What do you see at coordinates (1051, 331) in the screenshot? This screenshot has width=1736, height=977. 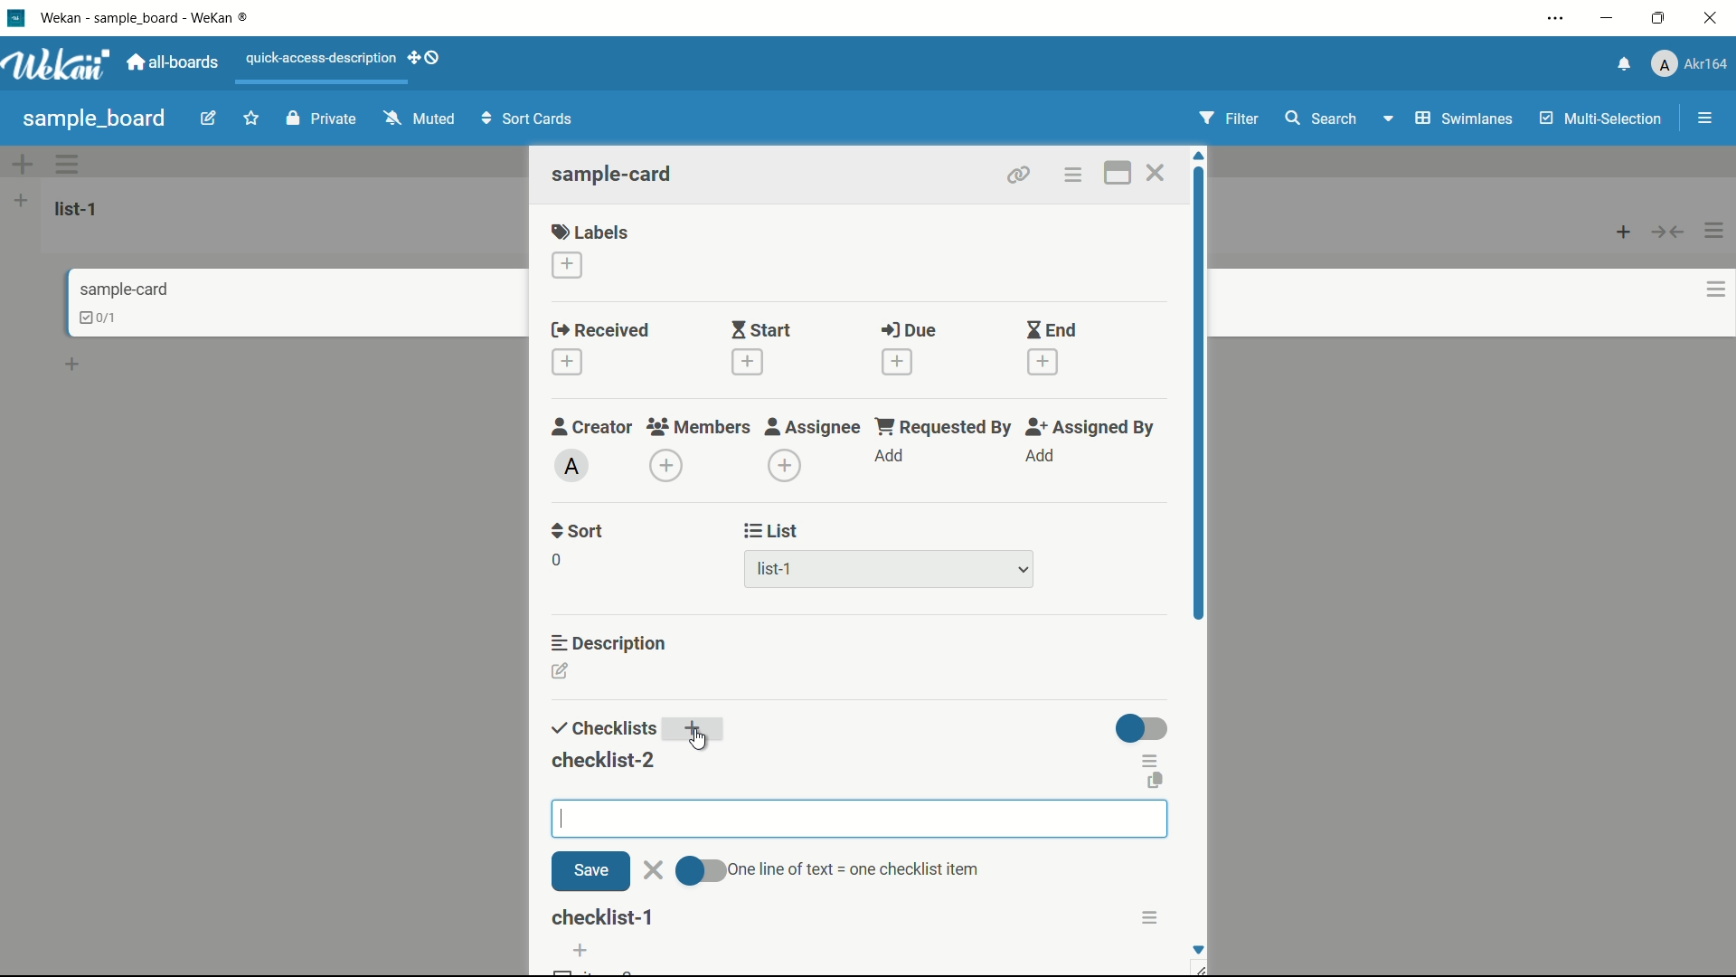 I see `end` at bounding box center [1051, 331].